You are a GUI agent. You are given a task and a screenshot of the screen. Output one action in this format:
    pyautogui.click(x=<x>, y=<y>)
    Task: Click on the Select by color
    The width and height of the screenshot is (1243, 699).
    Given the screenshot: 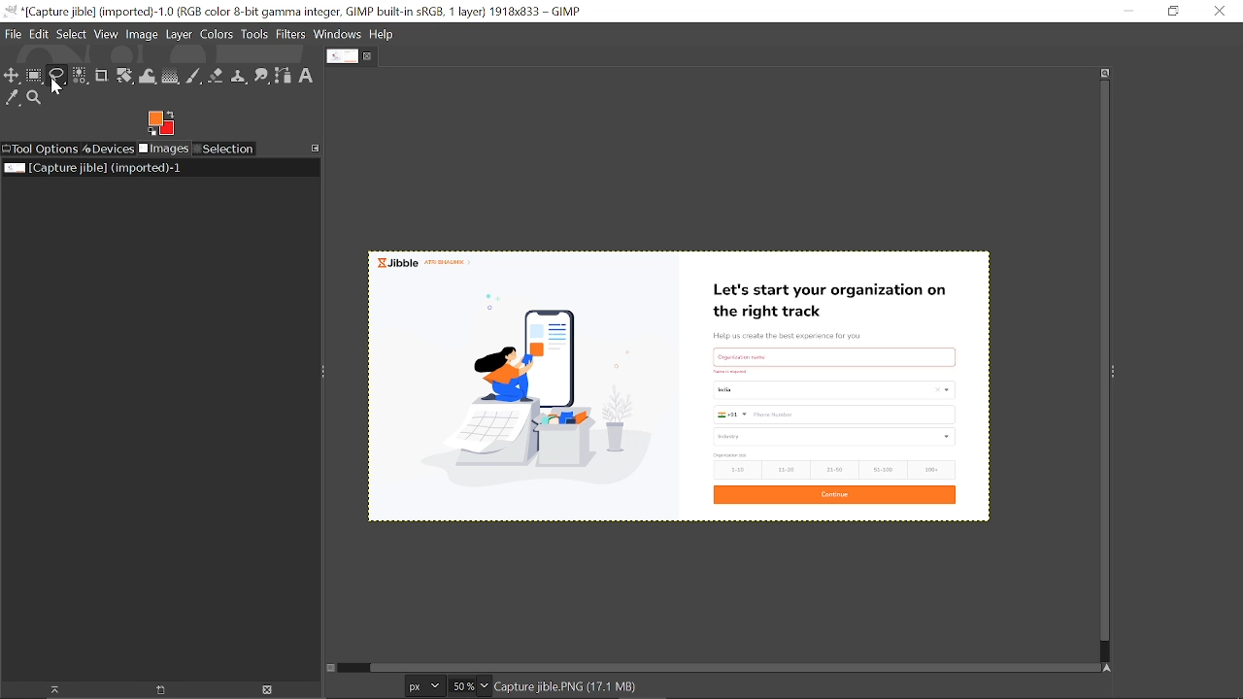 What is the action you would take?
    pyautogui.click(x=80, y=77)
    